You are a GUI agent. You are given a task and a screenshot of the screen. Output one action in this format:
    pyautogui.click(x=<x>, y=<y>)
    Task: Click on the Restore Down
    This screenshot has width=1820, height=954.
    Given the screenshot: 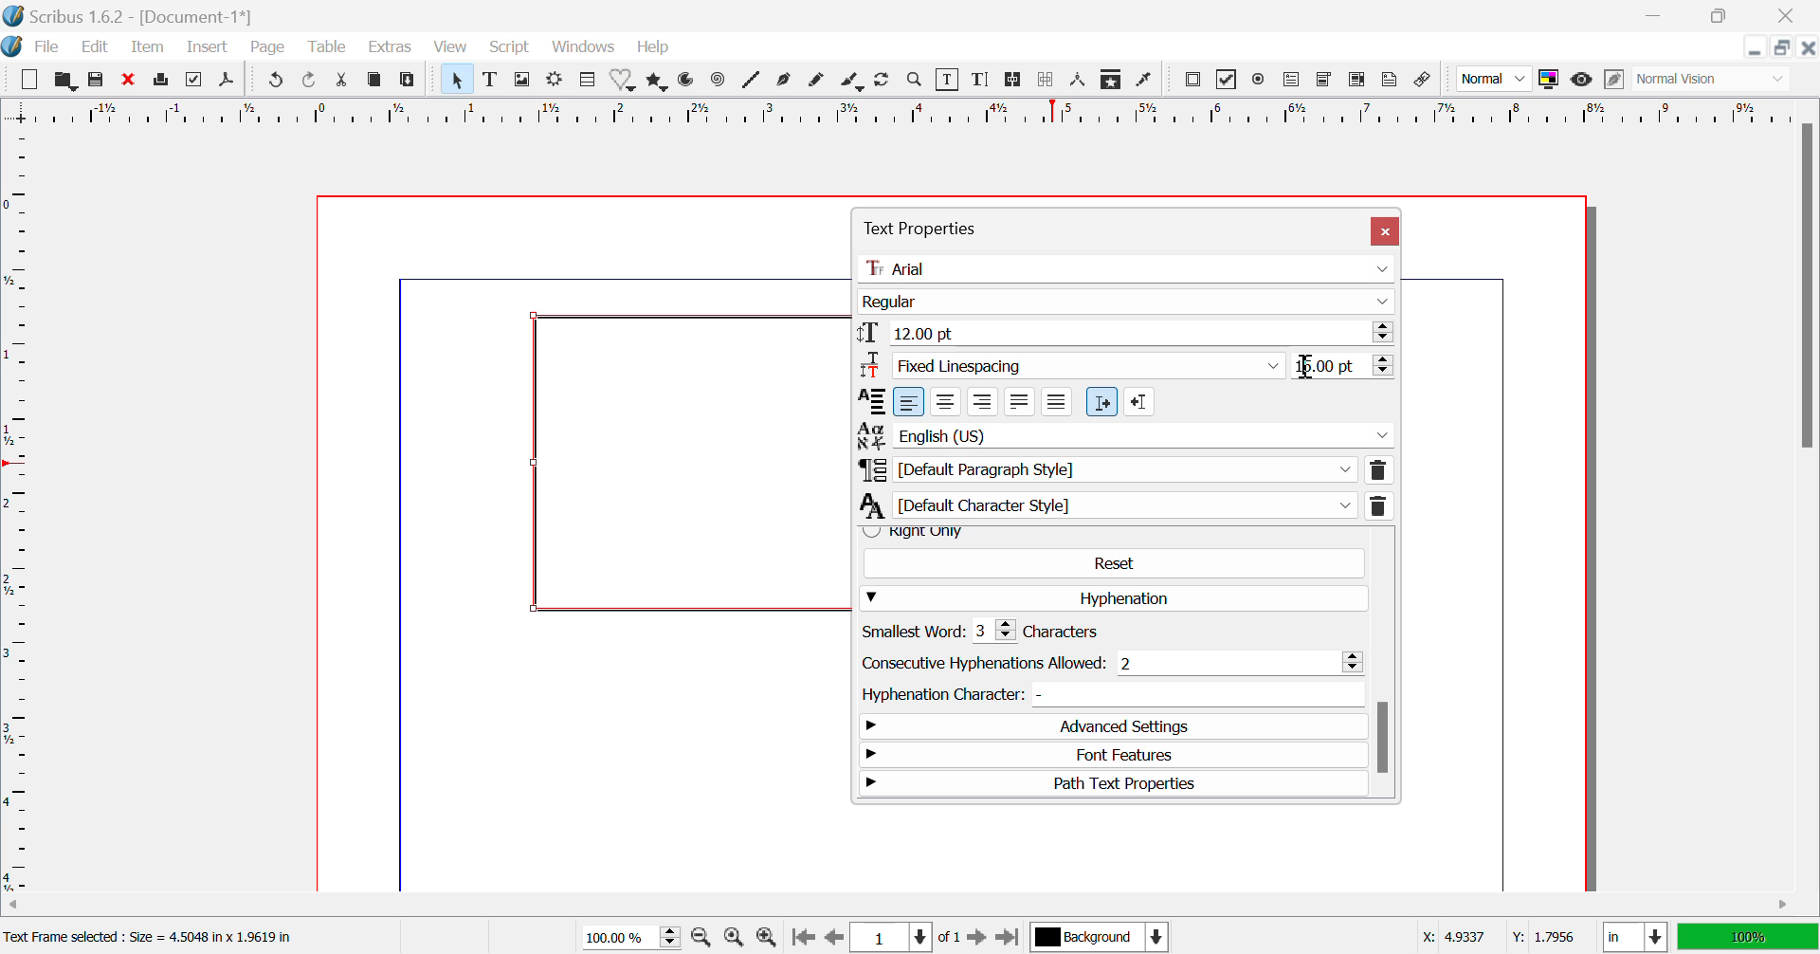 What is the action you would take?
    pyautogui.click(x=1757, y=48)
    